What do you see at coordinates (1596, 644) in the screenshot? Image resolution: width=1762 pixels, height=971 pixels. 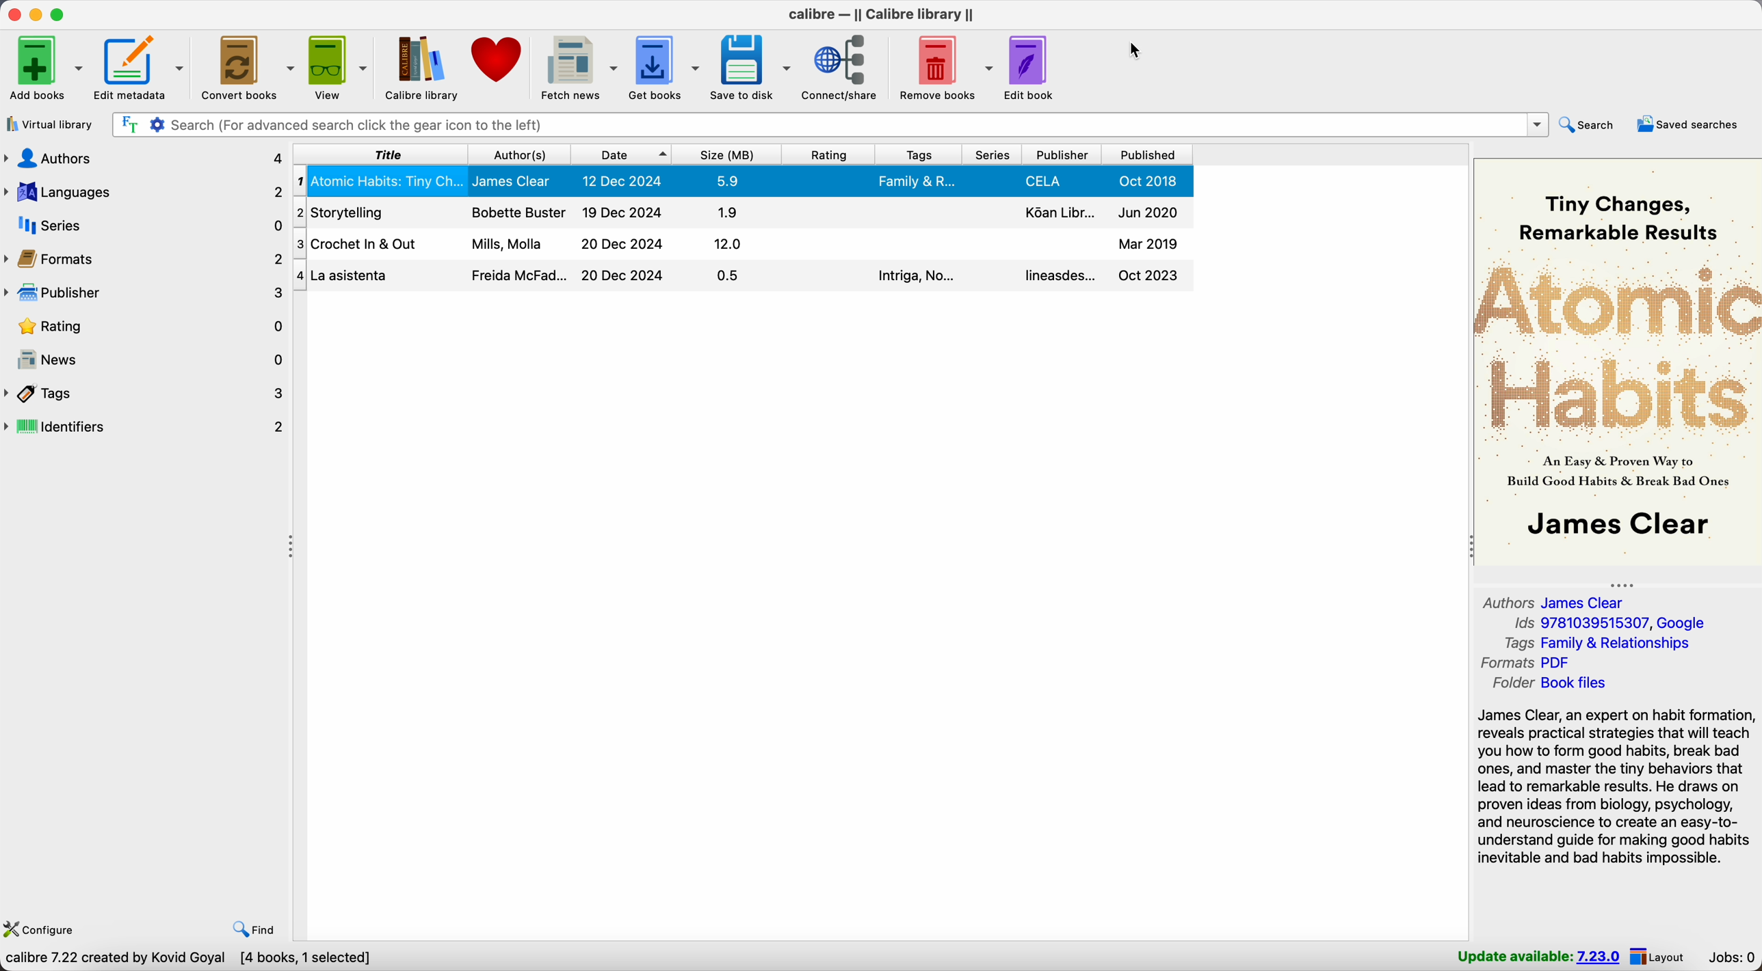 I see `tags` at bounding box center [1596, 644].